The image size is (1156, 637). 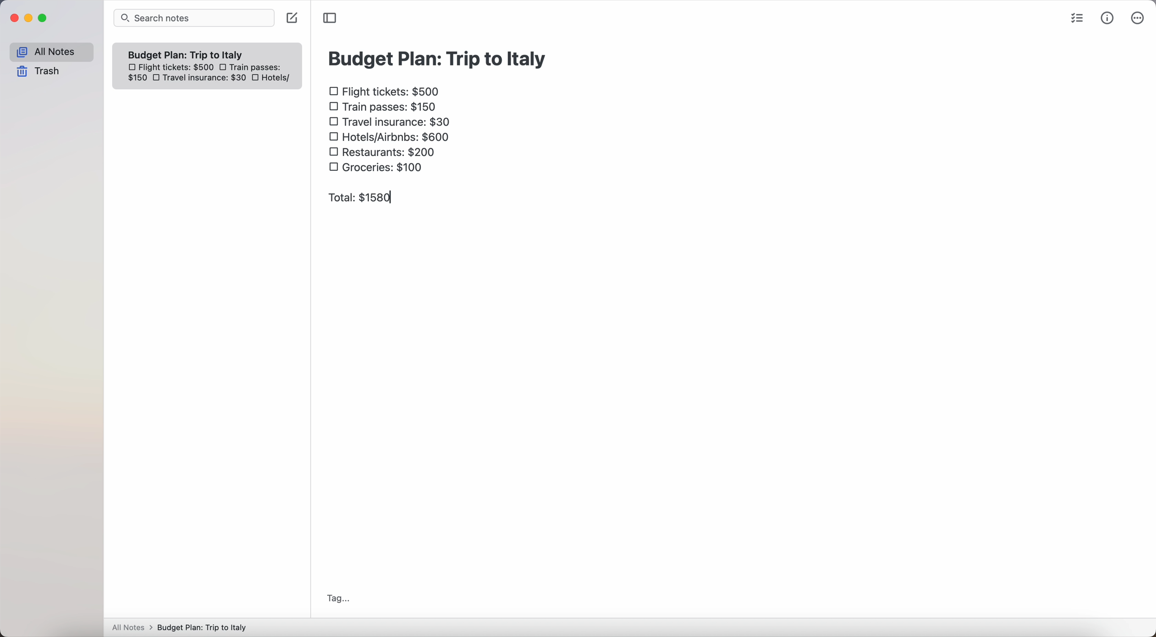 What do you see at coordinates (393, 135) in the screenshot?
I see `hotels/airbnbs: $600 checkbox` at bounding box center [393, 135].